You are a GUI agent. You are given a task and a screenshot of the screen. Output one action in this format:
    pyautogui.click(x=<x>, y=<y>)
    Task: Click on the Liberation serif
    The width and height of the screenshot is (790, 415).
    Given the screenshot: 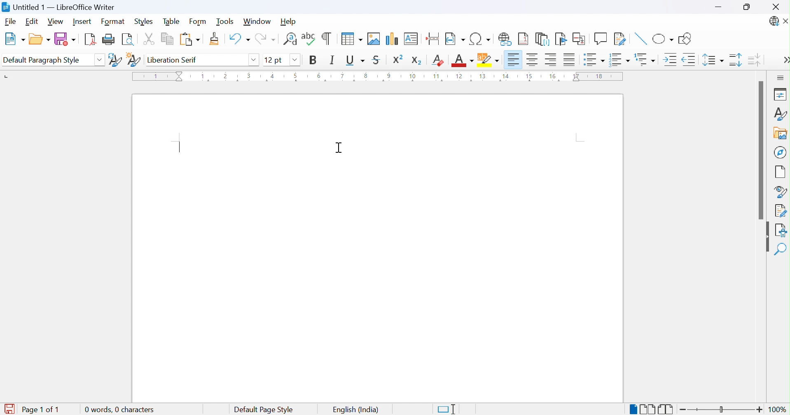 What is the action you would take?
    pyautogui.click(x=174, y=60)
    